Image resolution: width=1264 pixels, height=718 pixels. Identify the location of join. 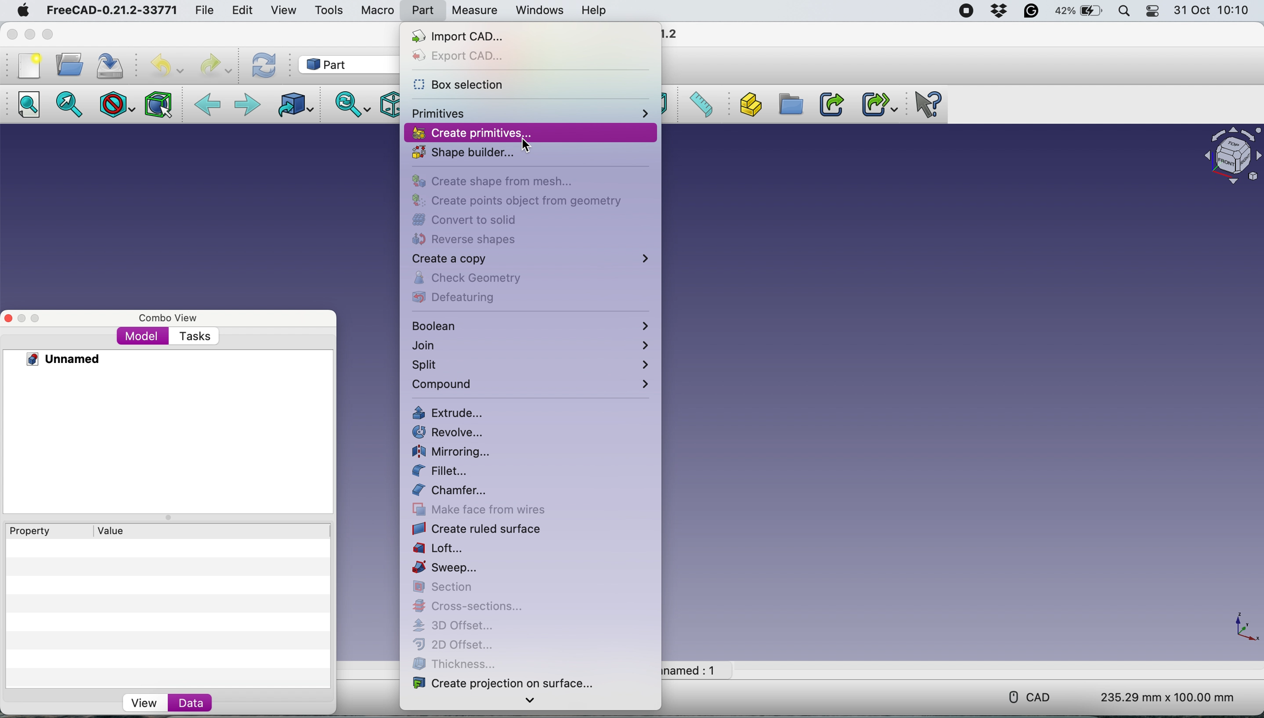
(533, 346).